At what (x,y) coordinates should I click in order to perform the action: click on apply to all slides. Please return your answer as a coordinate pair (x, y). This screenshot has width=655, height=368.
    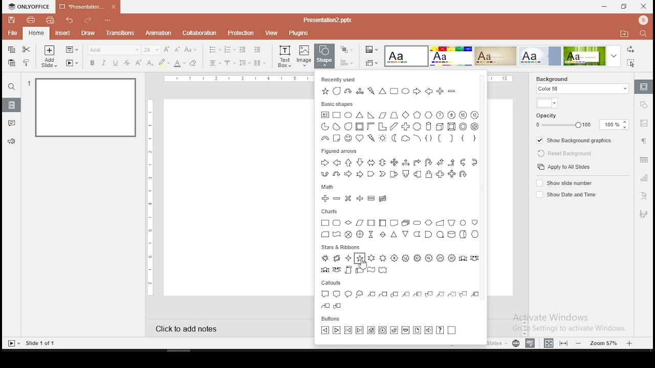
    Looking at the image, I should click on (565, 167).